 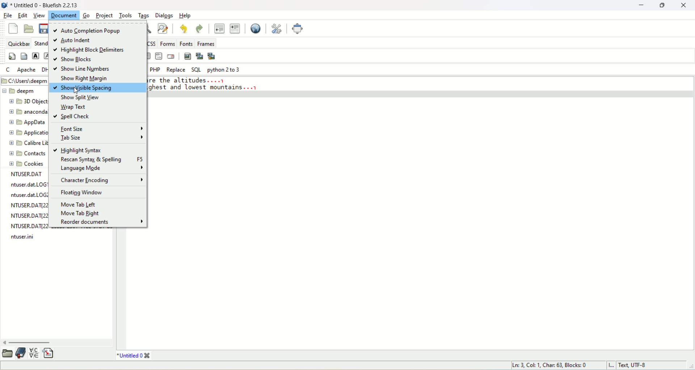 I want to click on quickbar, so click(x=19, y=43).